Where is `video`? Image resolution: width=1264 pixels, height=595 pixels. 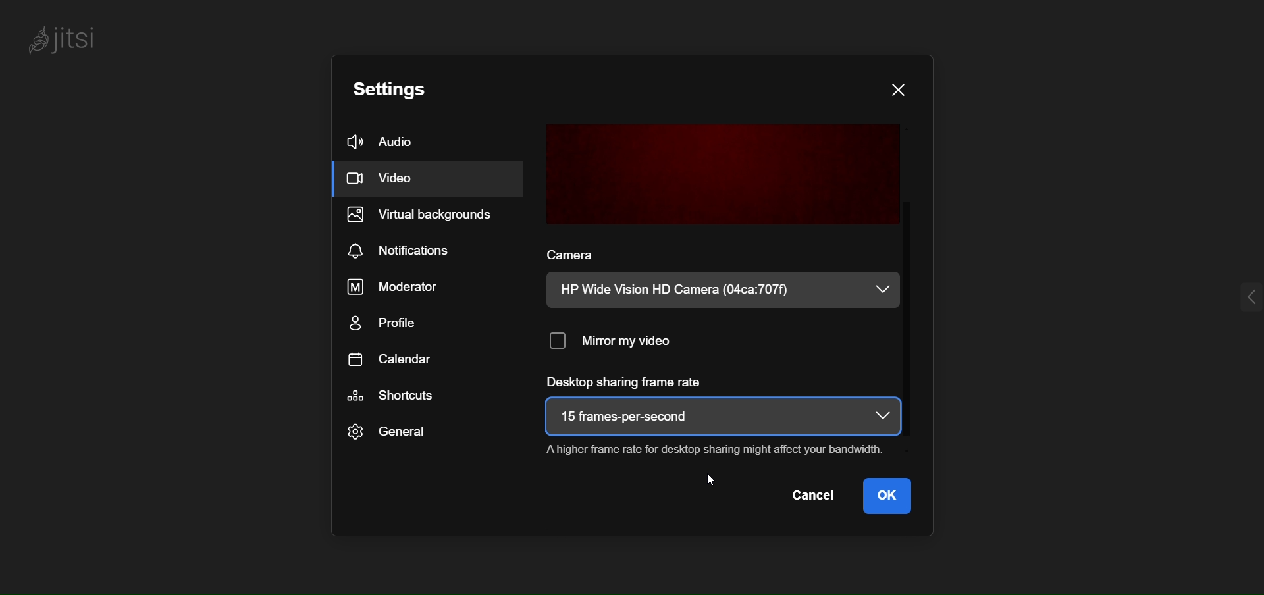 video is located at coordinates (395, 180).